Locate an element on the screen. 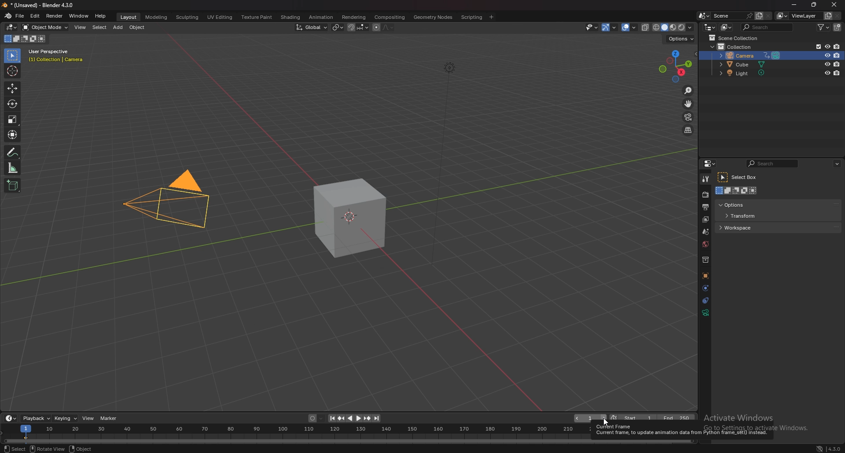 The width and height of the screenshot is (845, 453).  is located at coordinates (438, 164).